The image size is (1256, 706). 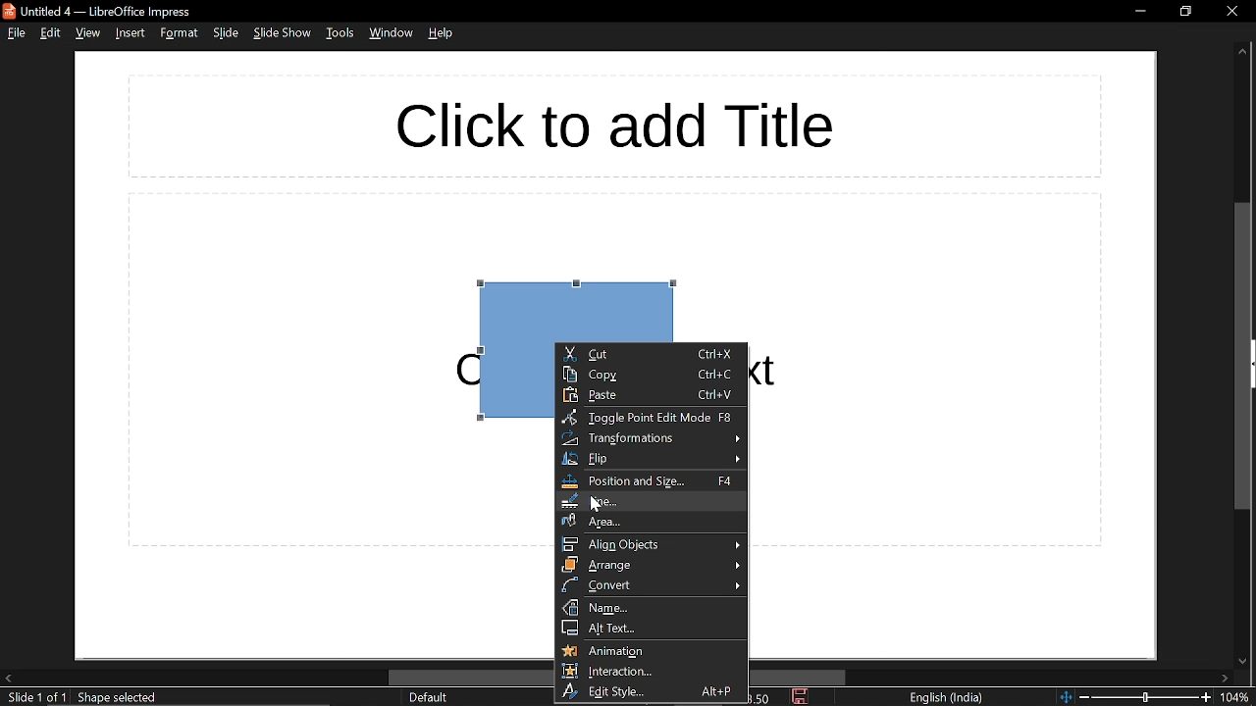 I want to click on page style, so click(x=428, y=697).